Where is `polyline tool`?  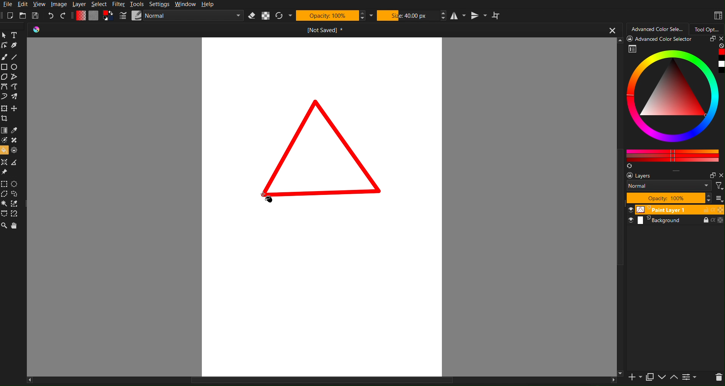
polyline tool is located at coordinates (14, 76).